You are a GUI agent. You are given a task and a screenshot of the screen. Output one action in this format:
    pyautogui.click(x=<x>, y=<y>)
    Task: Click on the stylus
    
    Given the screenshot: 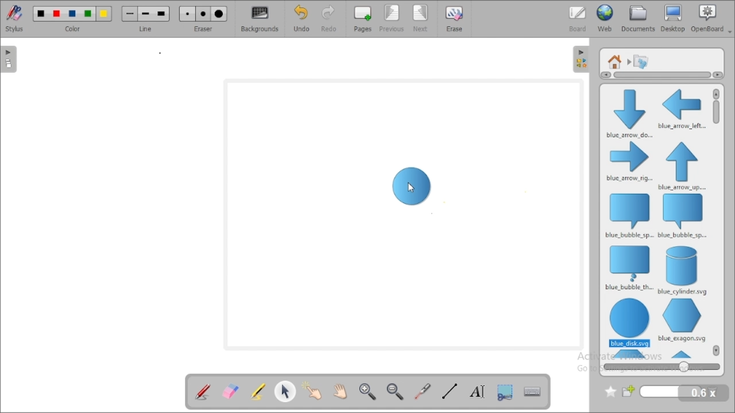 What is the action you would take?
    pyautogui.click(x=14, y=18)
    